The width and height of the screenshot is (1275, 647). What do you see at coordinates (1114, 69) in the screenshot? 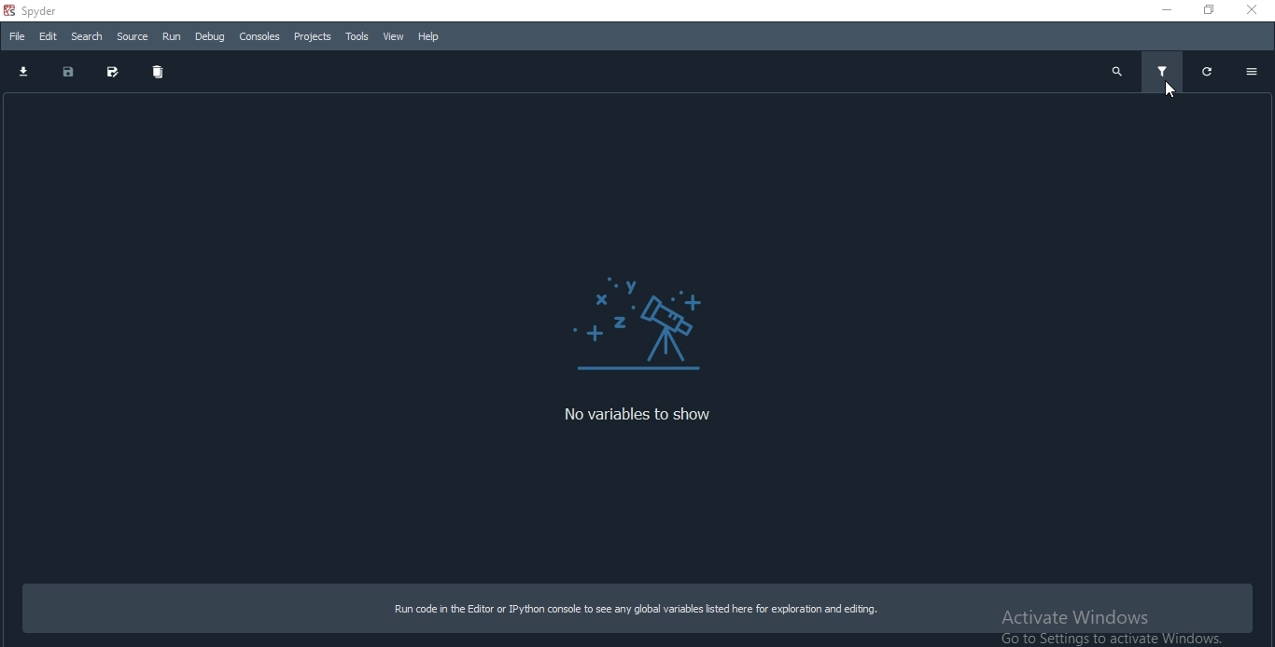
I see `search` at bounding box center [1114, 69].